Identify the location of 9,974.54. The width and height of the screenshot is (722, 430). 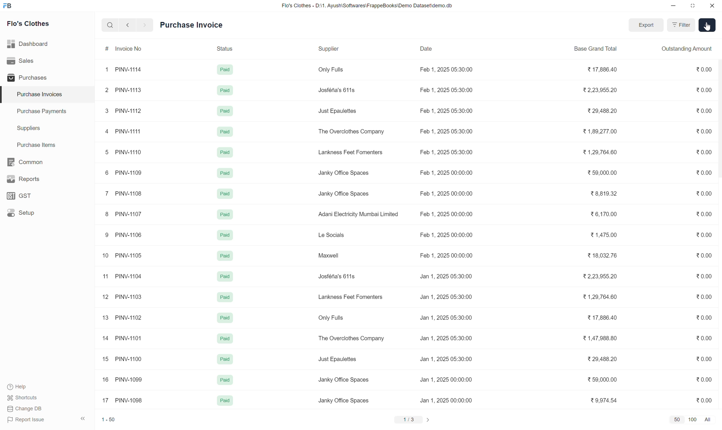
(604, 400).